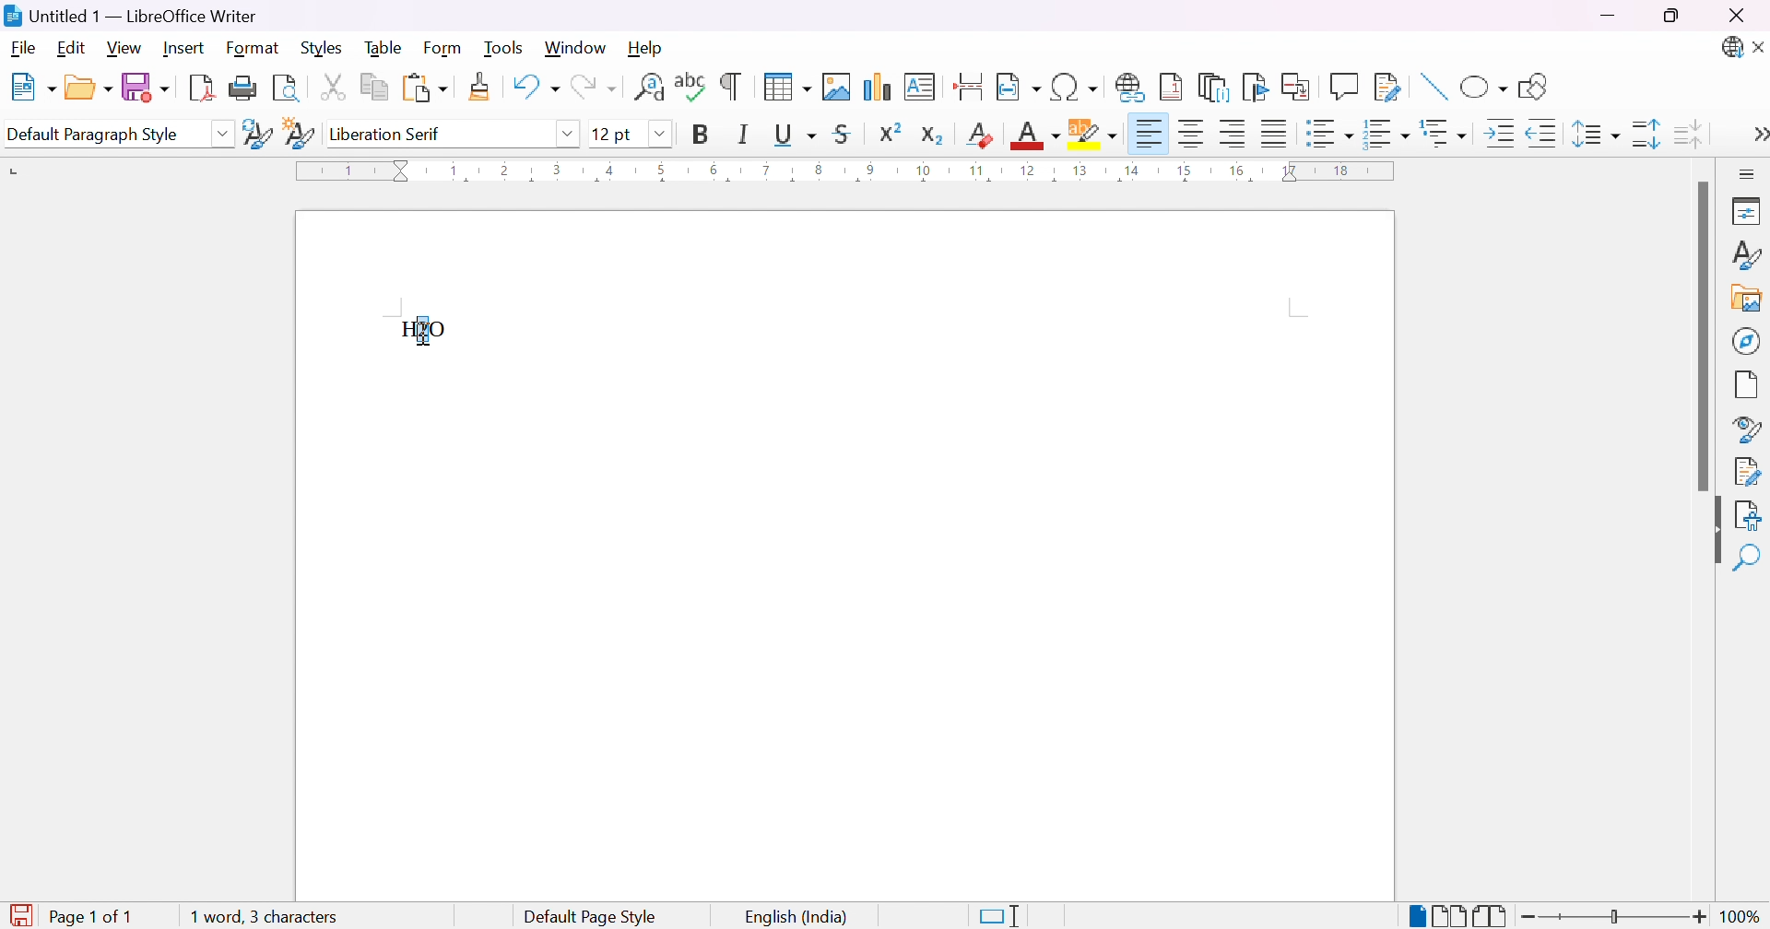  What do you see at coordinates (301, 135) in the screenshot?
I see `New style from selection` at bounding box center [301, 135].